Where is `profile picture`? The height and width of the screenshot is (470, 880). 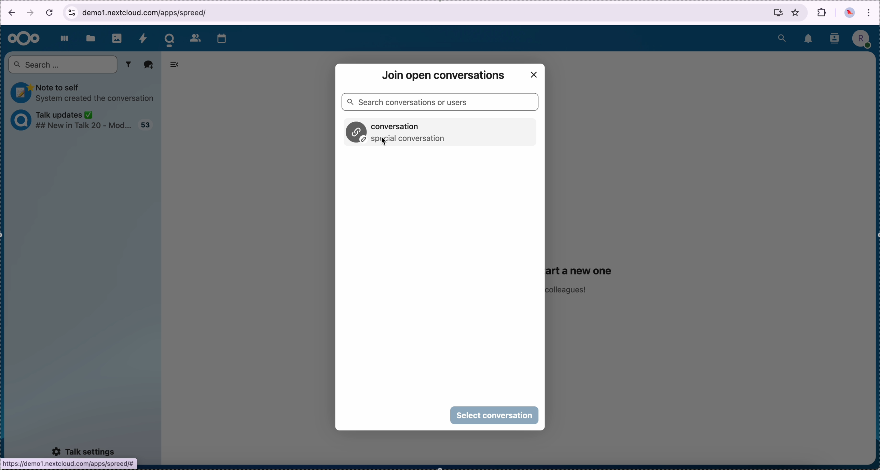 profile picture is located at coordinates (863, 38).